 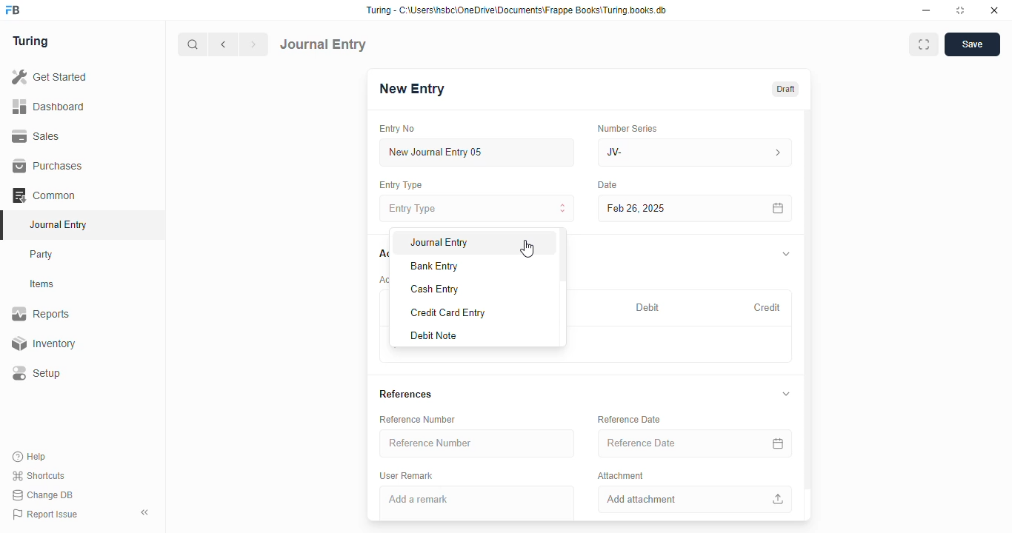 I want to click on bank entry , so click(x=434, y=266).